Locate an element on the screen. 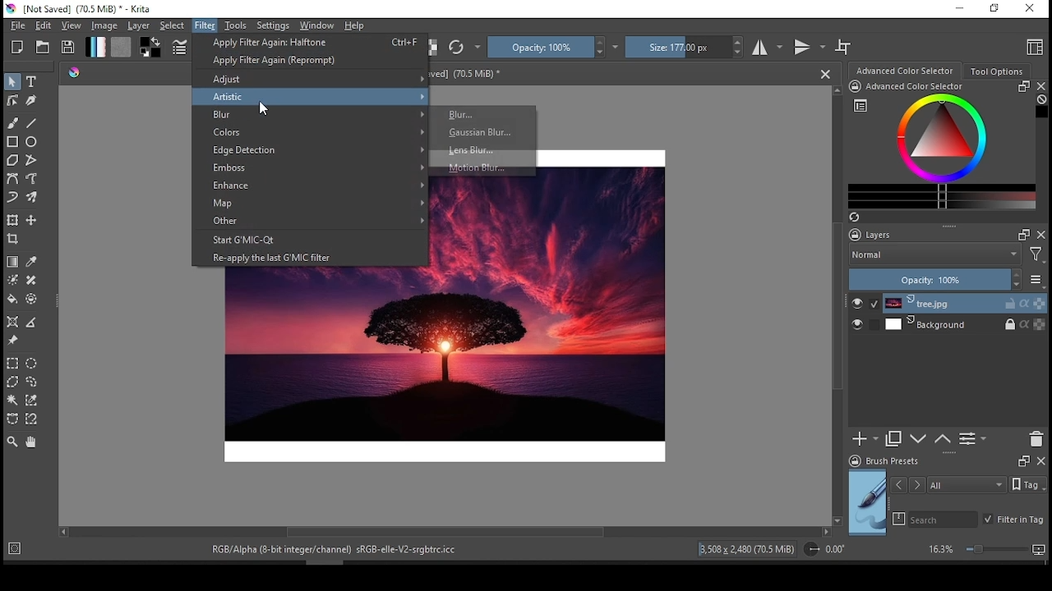  horizontal mirror mode is located at coordinates (767, 46).